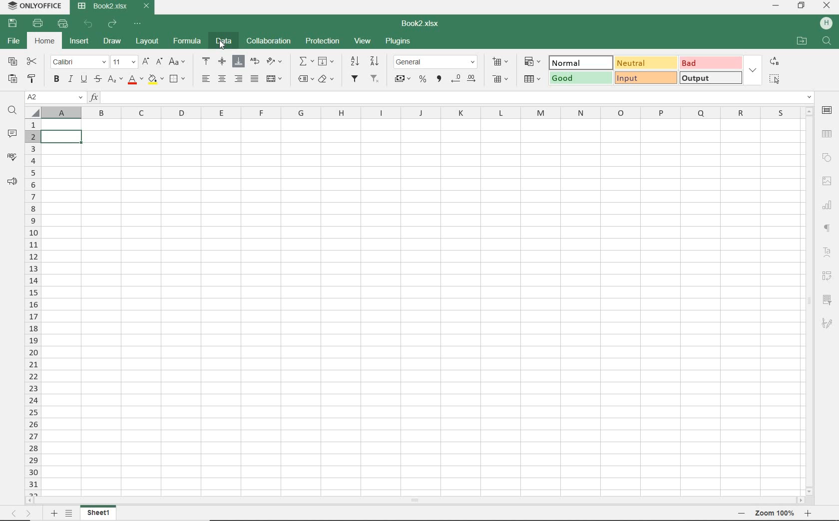  What do you see at coordinates (254, 78) in the screenshot?
I see `JUSTIFIED` at bounding box center [254, 78].